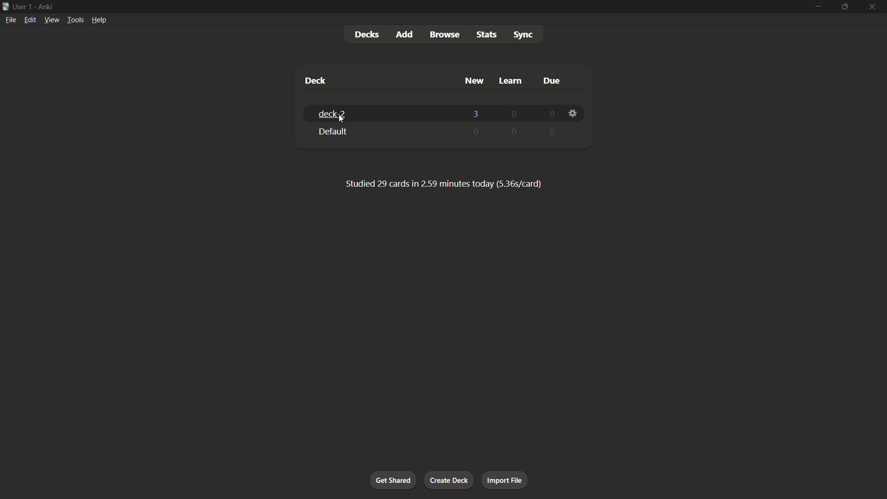  Describe the element at coordinates (874, 7) in the screenshot. I see `close app` at that location.